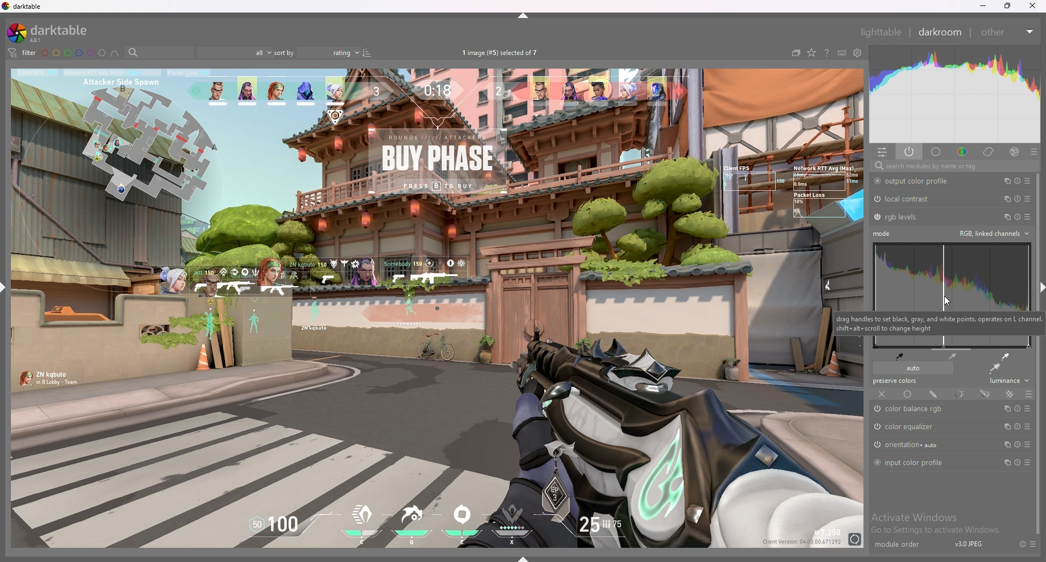 The height and width of the screenshot is (562, 1046). What do you see at coordinates (921, 410) in the screenshot?
I see `color balance rgb` at bounding box center [921, 410].